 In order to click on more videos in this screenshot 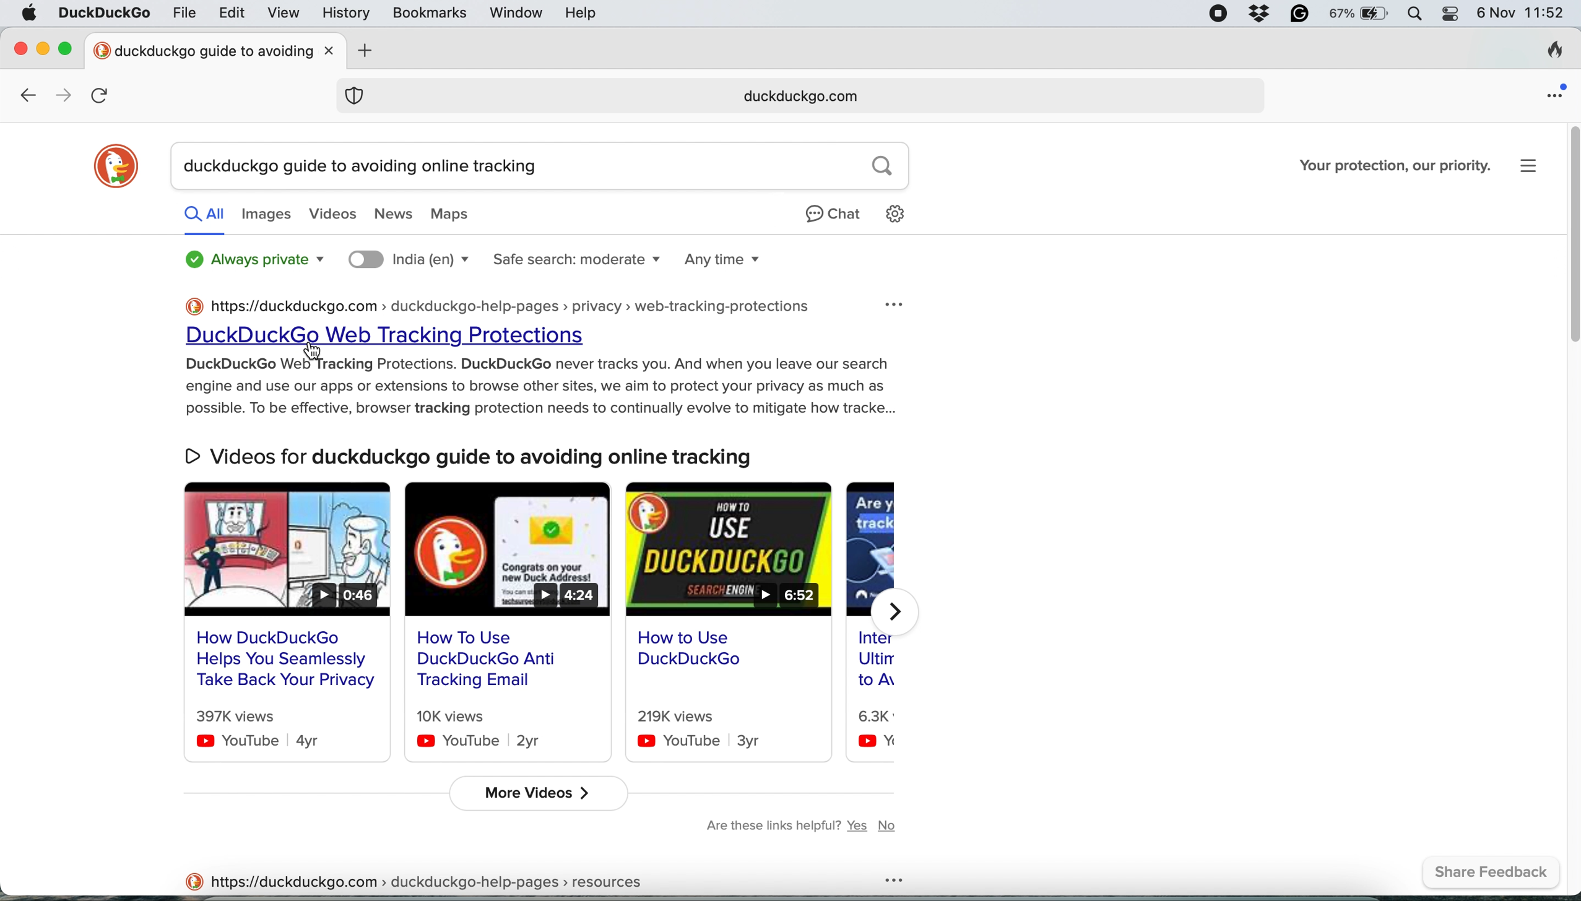, I will do `click(533, 793)`.